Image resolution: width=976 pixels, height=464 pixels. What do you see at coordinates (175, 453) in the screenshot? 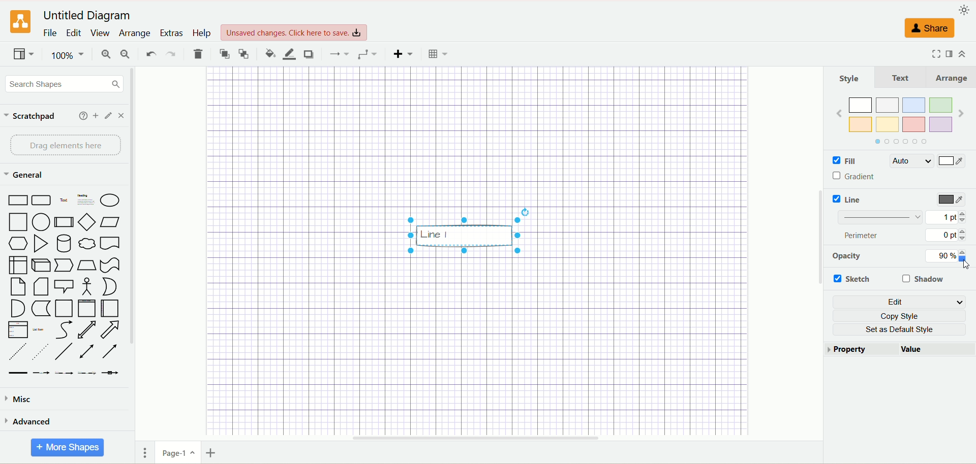
I see `page-1` at bounding box center [175, 453].